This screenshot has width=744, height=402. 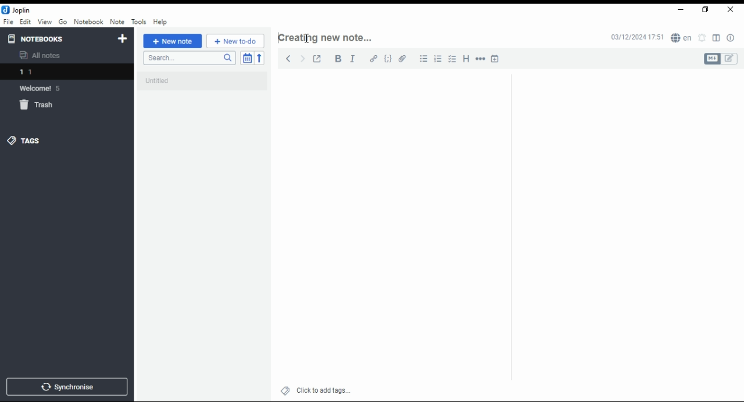 I want to click on italics, so click(x=353, y=58).